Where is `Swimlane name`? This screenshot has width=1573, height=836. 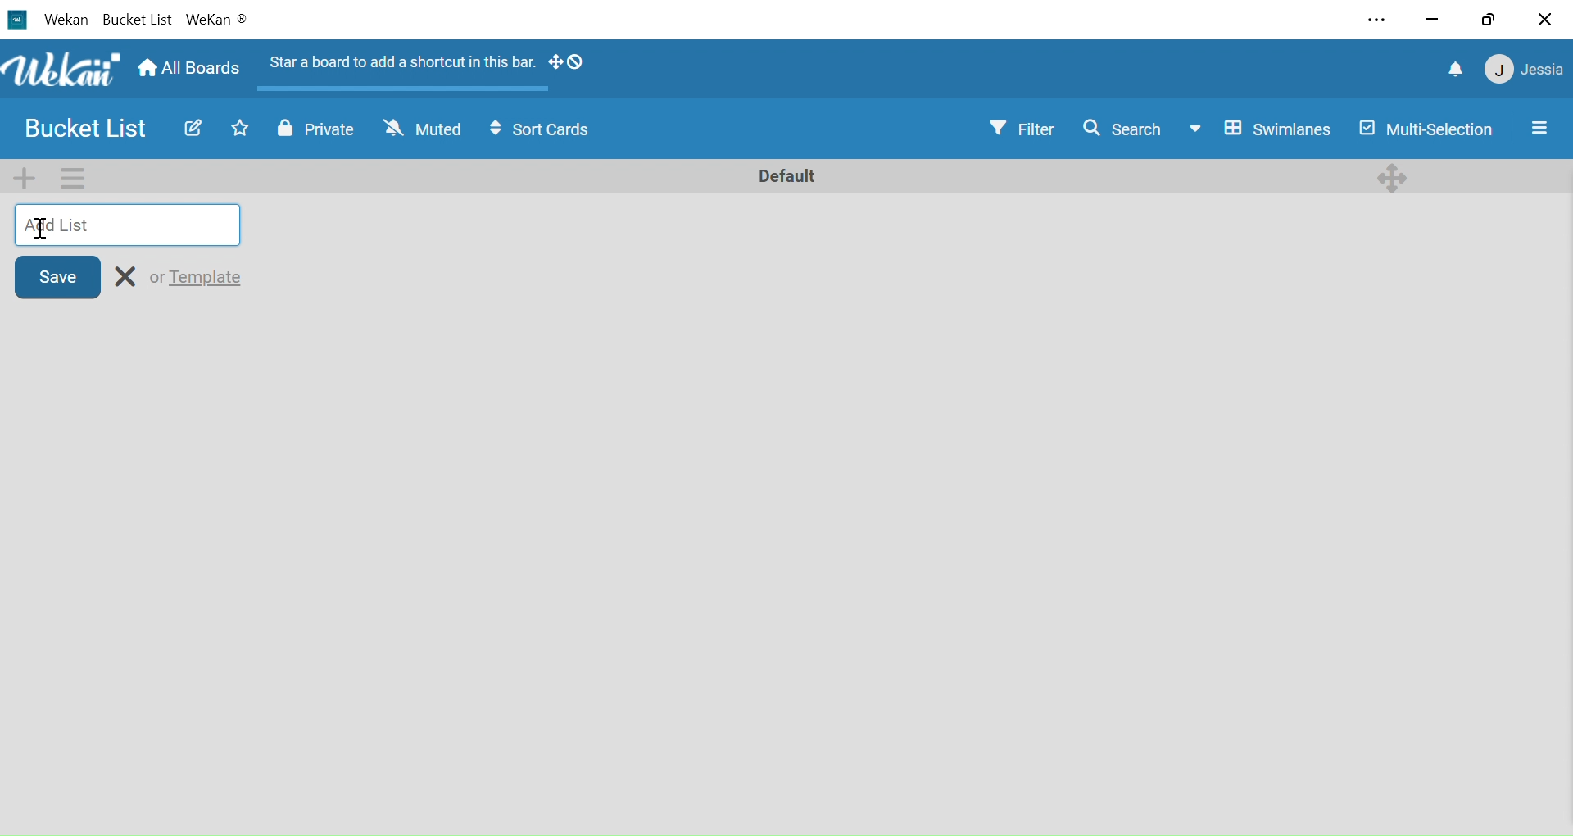 Swimlane name is located at coordinates (785, 175).